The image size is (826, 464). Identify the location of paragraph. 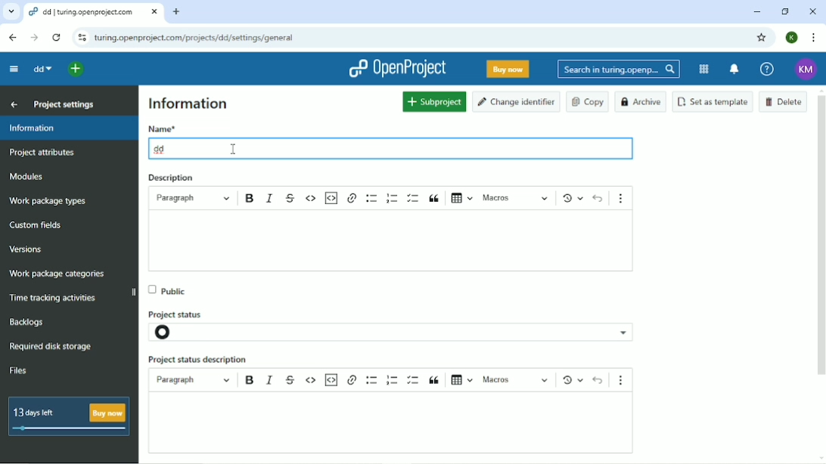
(193, 380).